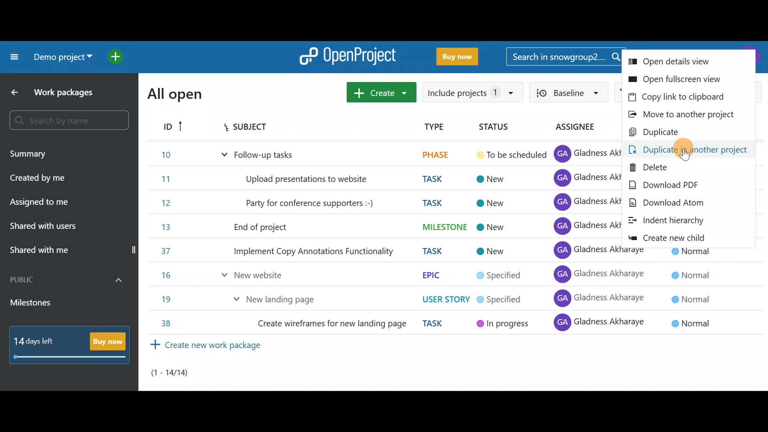  What do you see at coordinates (54, 204) in the screenshot?
I see `Assigned to me` at bounding box center [54, 204].